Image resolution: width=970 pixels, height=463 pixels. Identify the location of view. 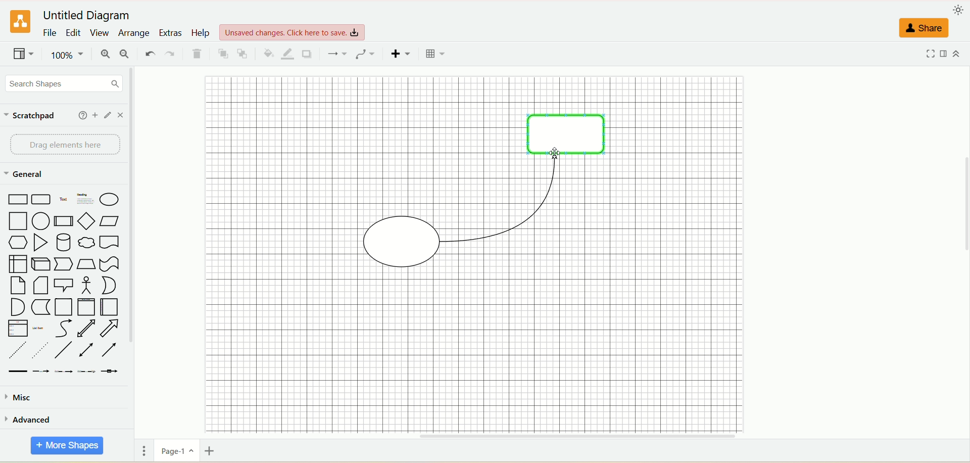
(101, 33).